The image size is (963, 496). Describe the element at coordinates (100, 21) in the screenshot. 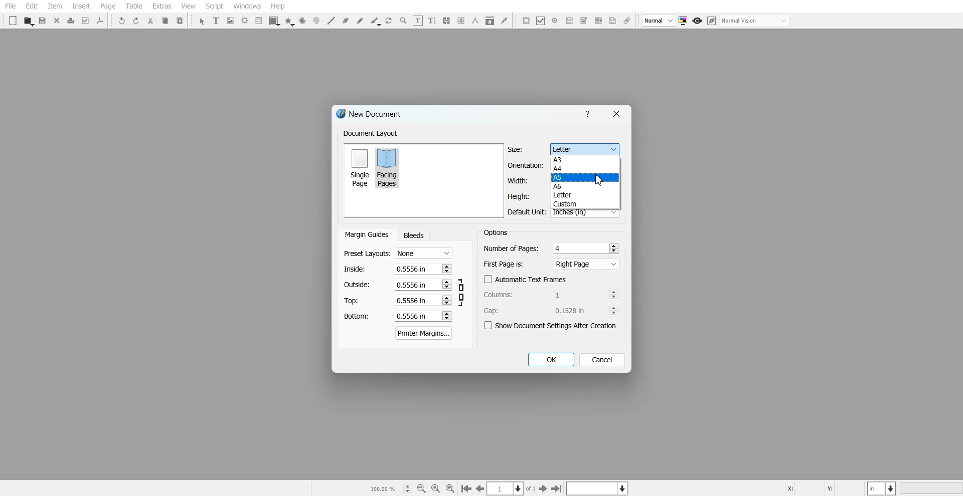

I see `Save as PDF` at that location.